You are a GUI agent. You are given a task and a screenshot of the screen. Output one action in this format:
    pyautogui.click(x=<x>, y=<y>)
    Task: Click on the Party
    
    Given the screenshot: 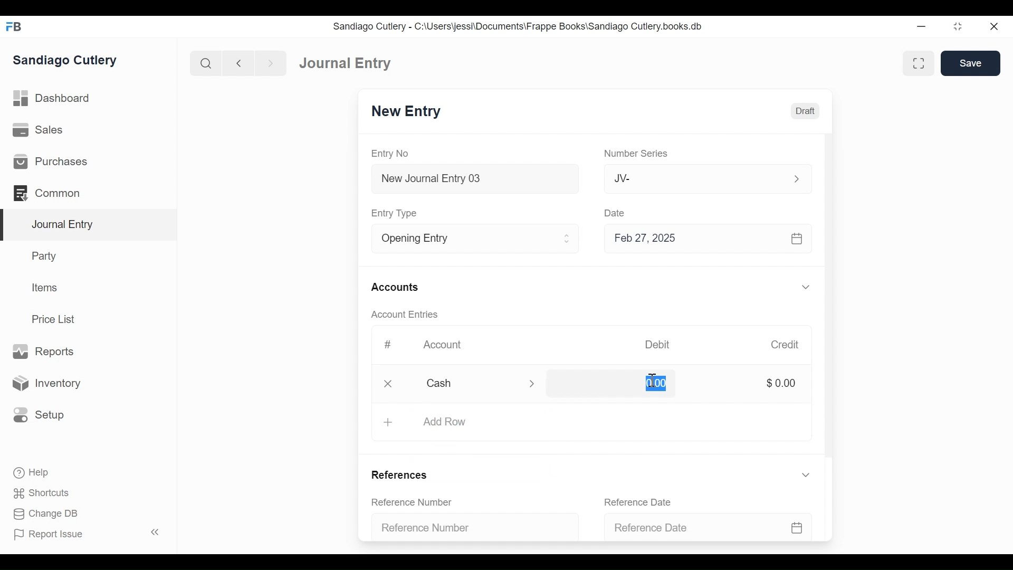 What is the action you would take?
    pyautogui.click(x=46, y=255)
    